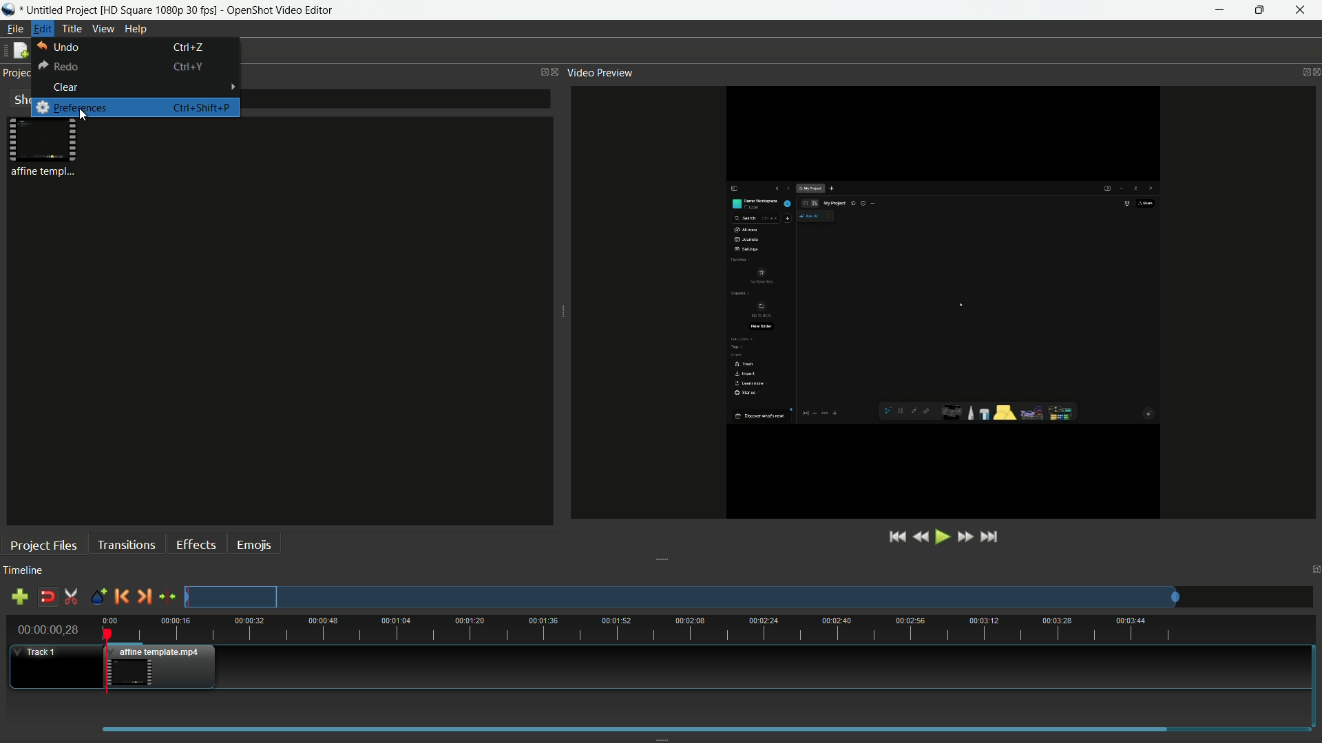 The image size is (1322, 743). Describe the element at coordinates (21, 99) in the screenshot. I see `show all` at that location.